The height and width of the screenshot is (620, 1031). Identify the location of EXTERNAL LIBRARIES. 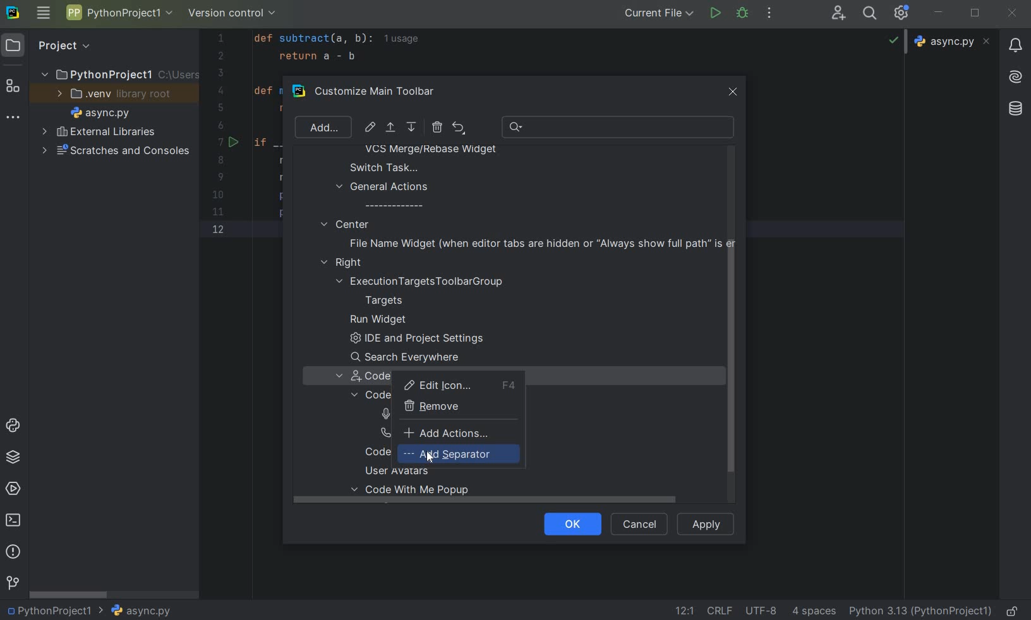
(99, 133).